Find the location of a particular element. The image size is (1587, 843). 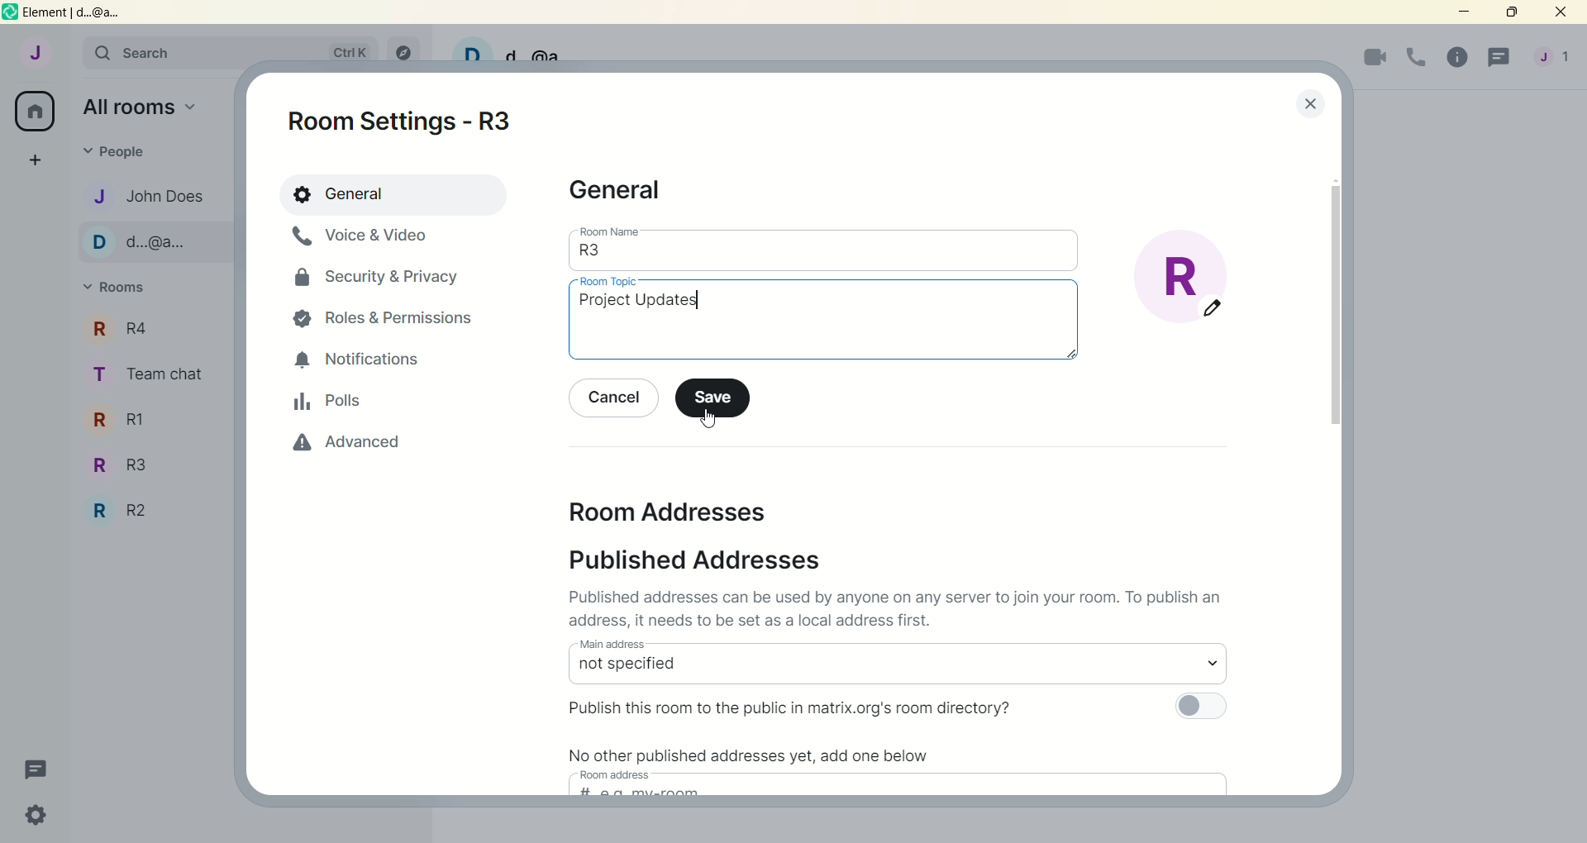

toggle button is located at coordinates (1206, 708).